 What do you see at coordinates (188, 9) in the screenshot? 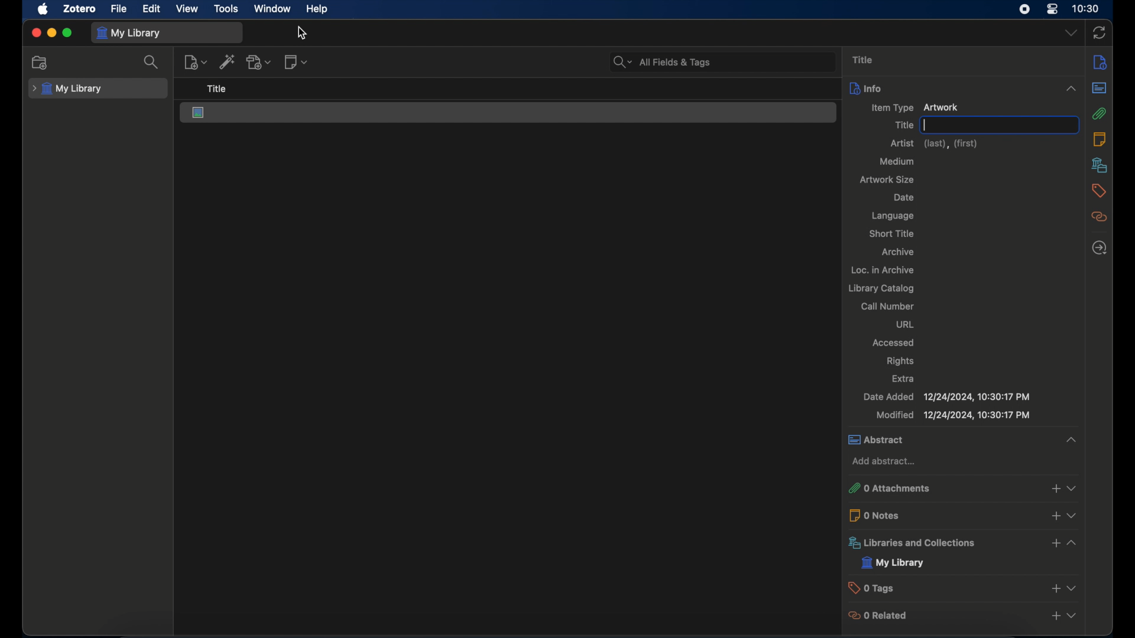
I see `view` at bounding box center [188, 9].